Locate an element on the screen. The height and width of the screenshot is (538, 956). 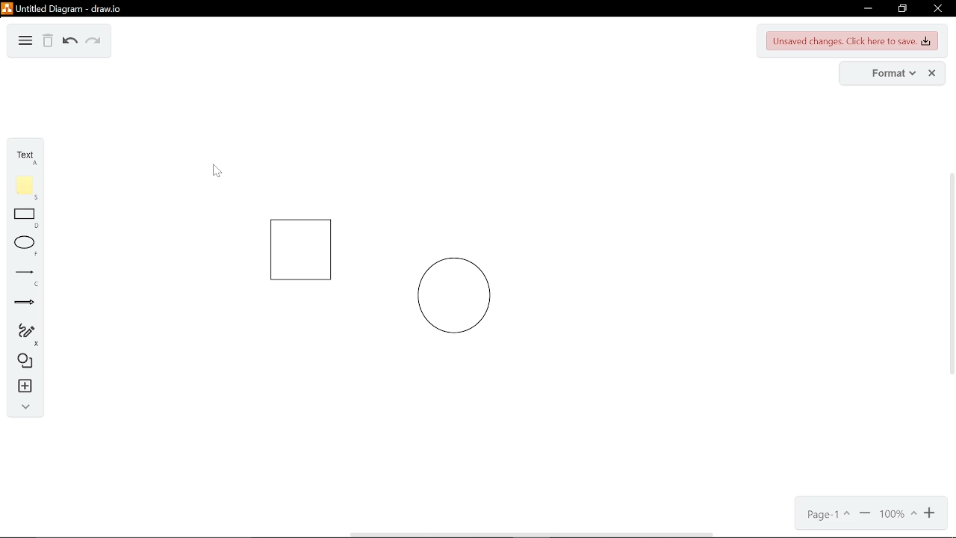
untitled diagram - draw.io is located at coordinates (70, 7).